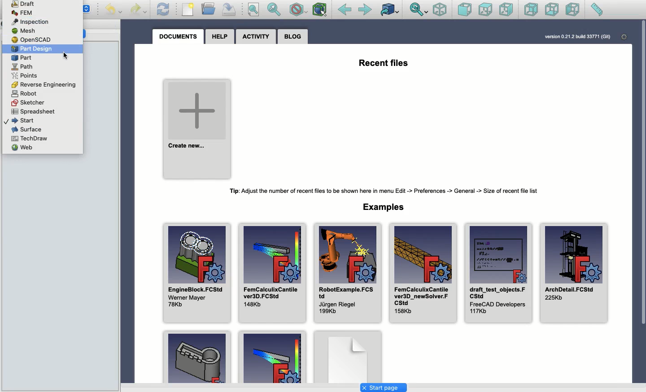 The height and width of the screenshot is (392, 646). Describe the element at coordinates (298, 10) in the screenshot. I see `Draw style` at that location.